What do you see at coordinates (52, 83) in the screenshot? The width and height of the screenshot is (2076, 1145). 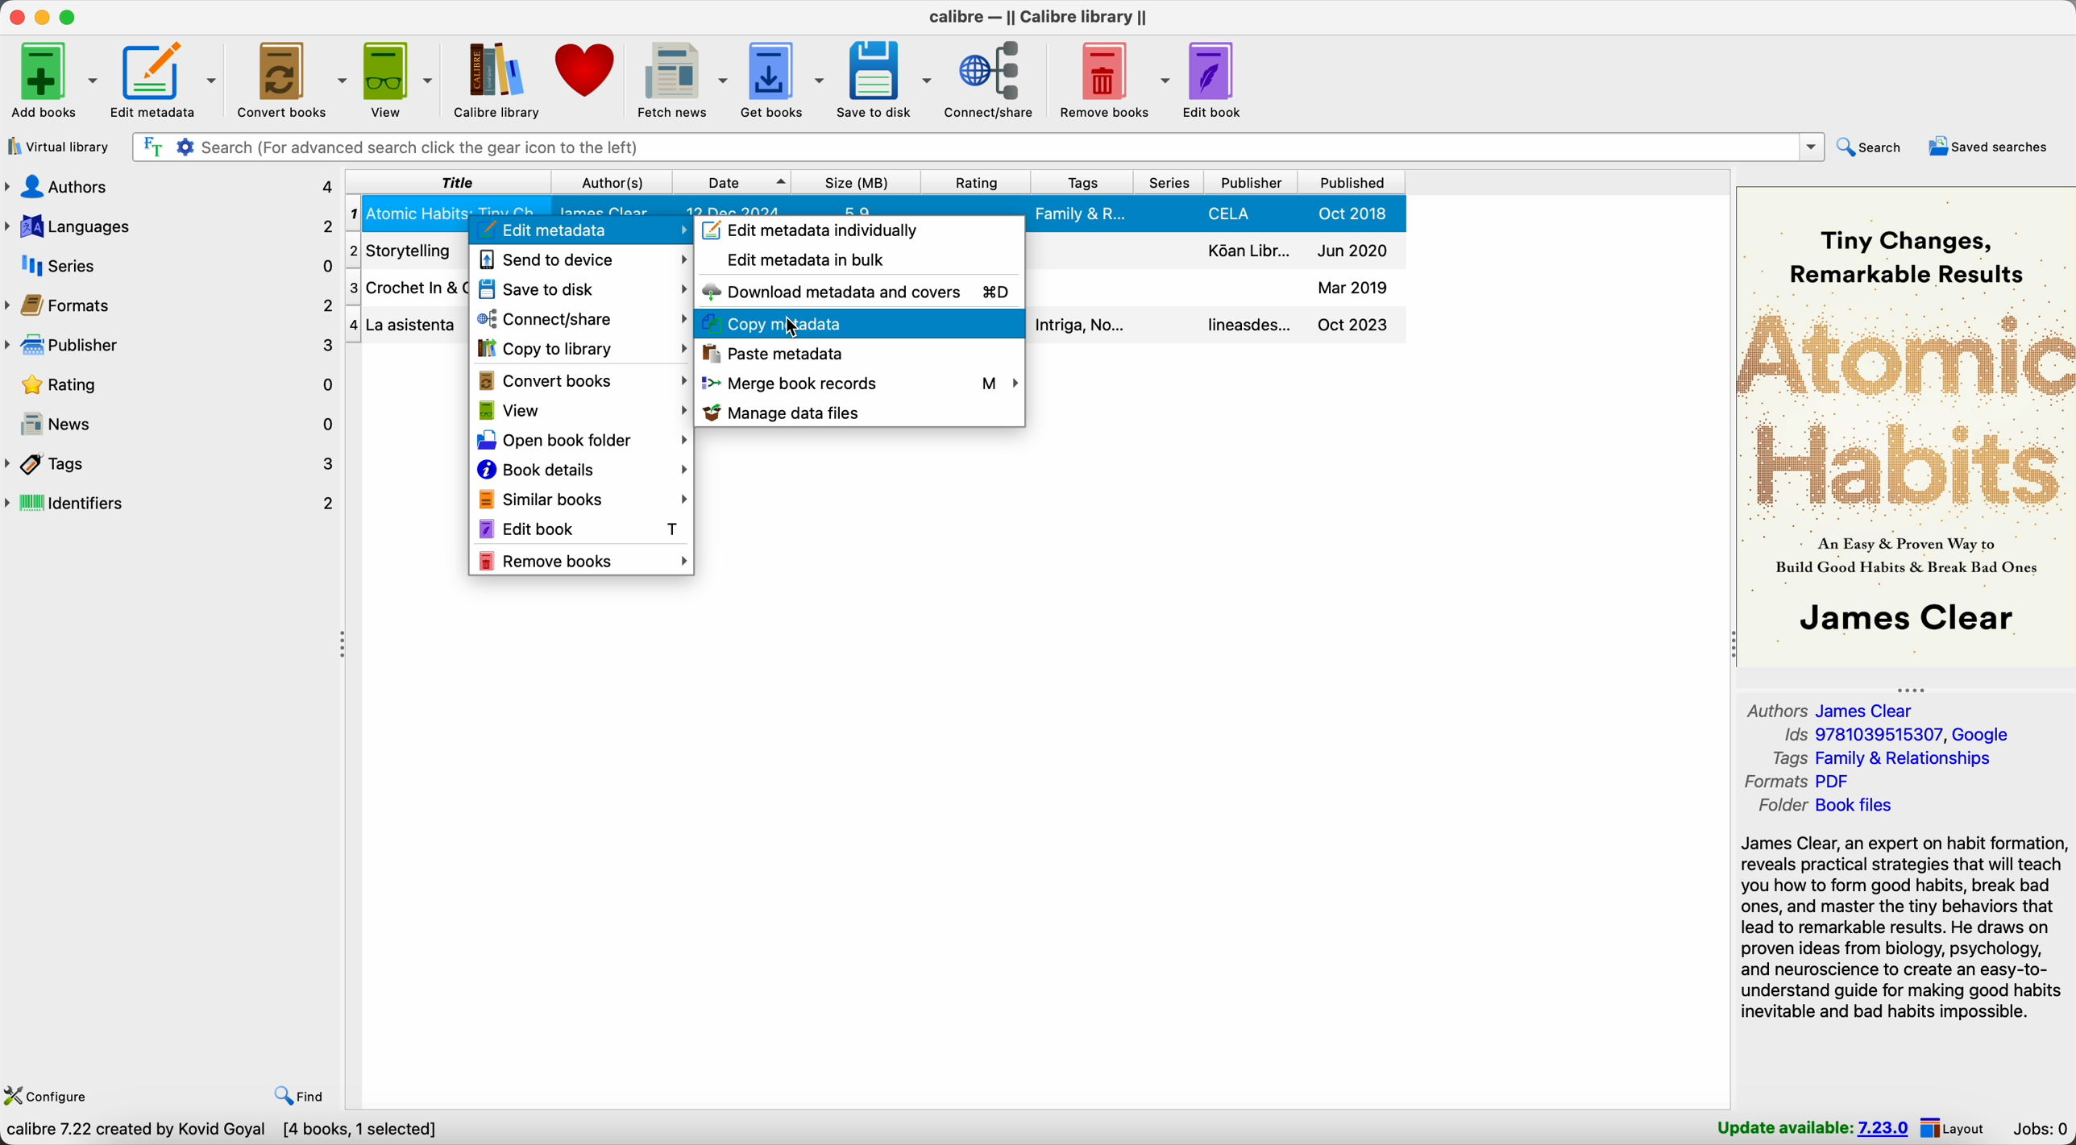 I see `add books` at bounding box center [52, 83].